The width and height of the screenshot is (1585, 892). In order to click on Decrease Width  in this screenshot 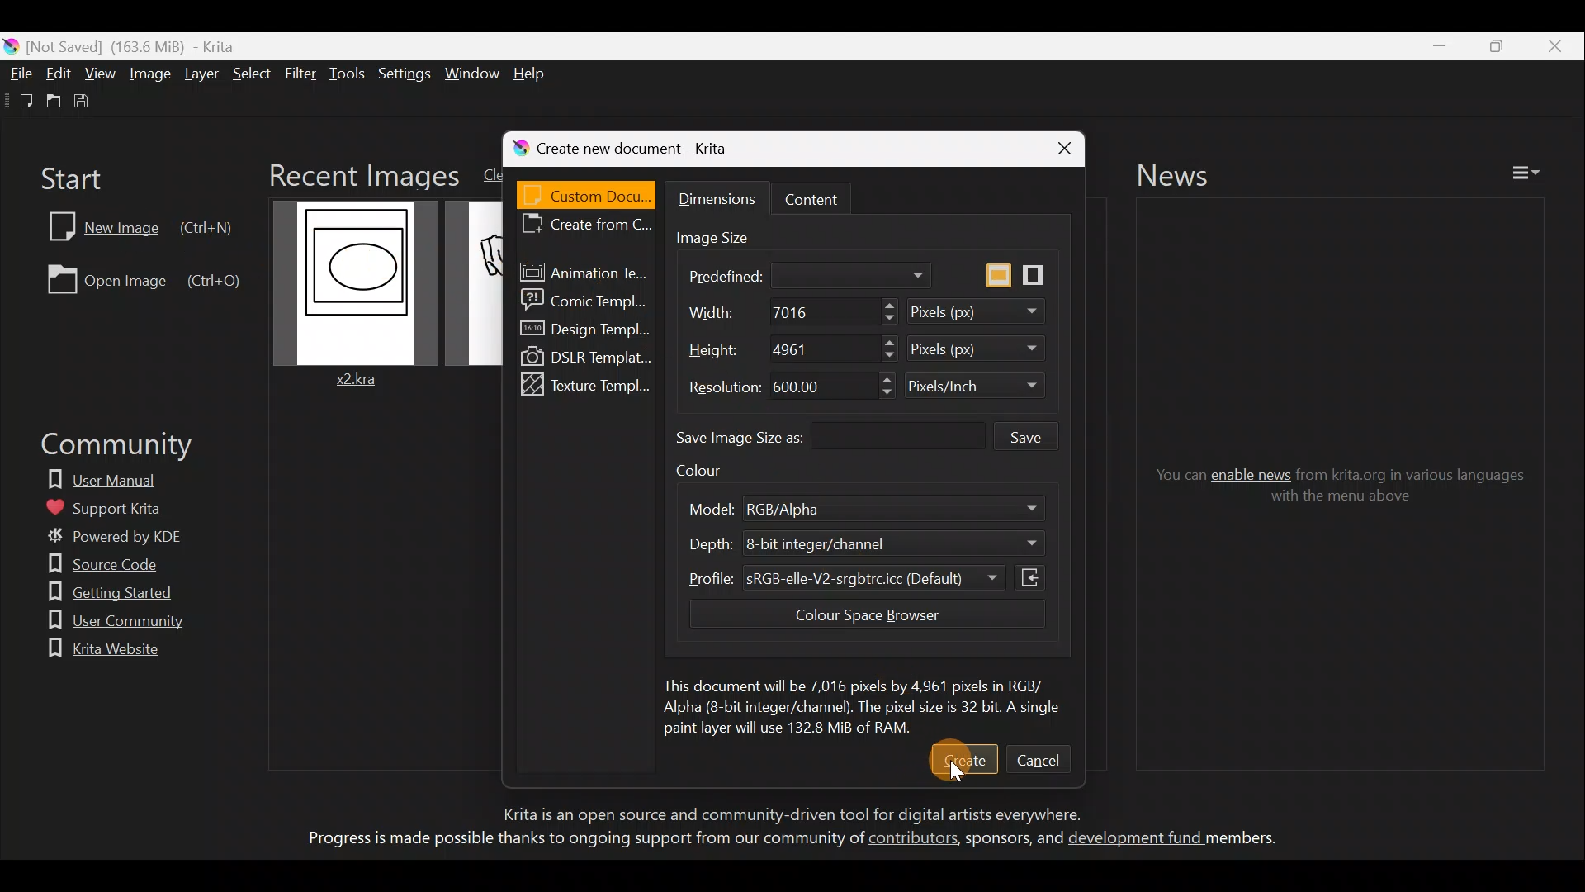, I will do `click(891, 319)`.